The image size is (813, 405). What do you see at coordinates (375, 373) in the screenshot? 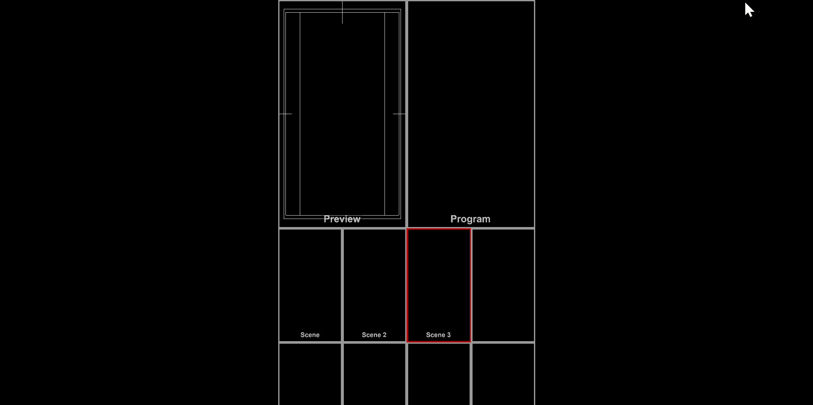
I see `placeholders for scenes that don't currently have any content assigned to them` at bounding box center [375, 373].